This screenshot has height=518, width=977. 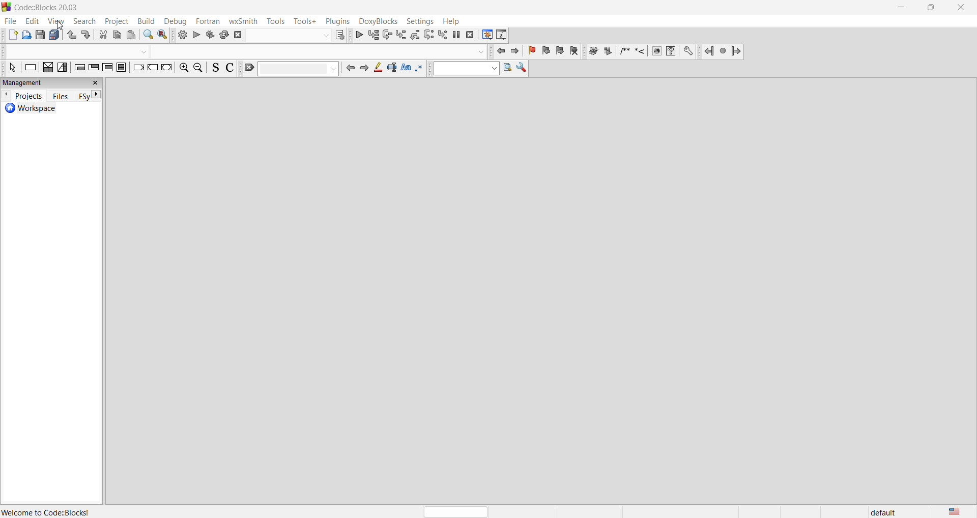 I want to click on tools, so click(x=276, y=20).